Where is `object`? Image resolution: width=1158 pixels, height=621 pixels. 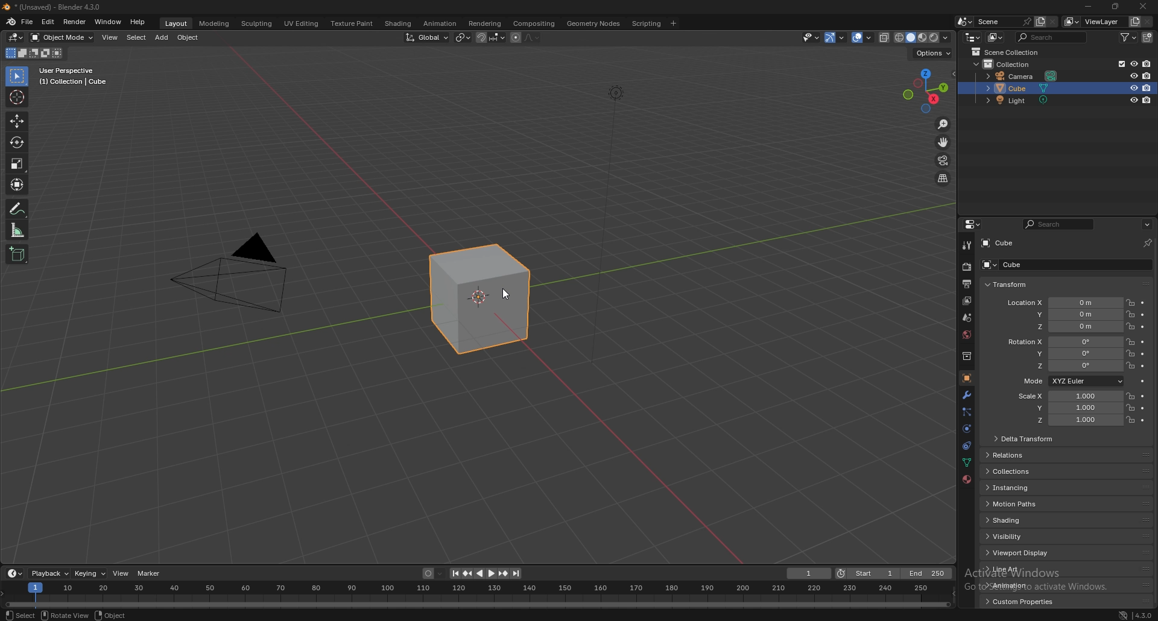
object is located at coordinates (111, 615).